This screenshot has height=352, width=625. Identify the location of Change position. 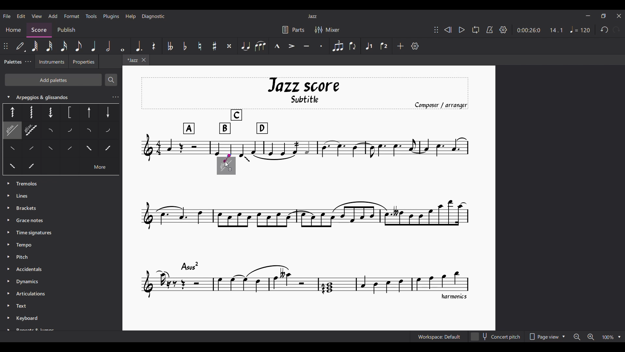
(436, 30).